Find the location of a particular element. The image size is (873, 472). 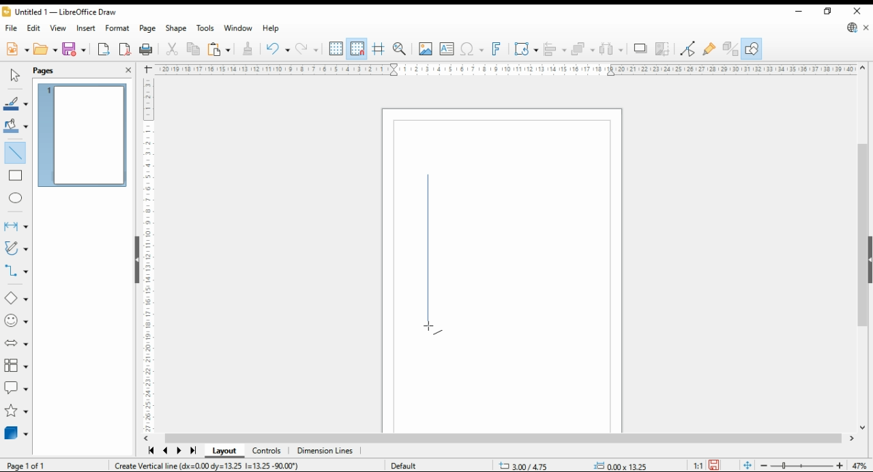

3D objects is located at coordinates (16, 434).